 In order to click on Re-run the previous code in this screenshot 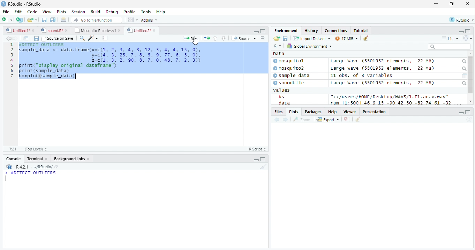, I will do `click(206, 38)`.